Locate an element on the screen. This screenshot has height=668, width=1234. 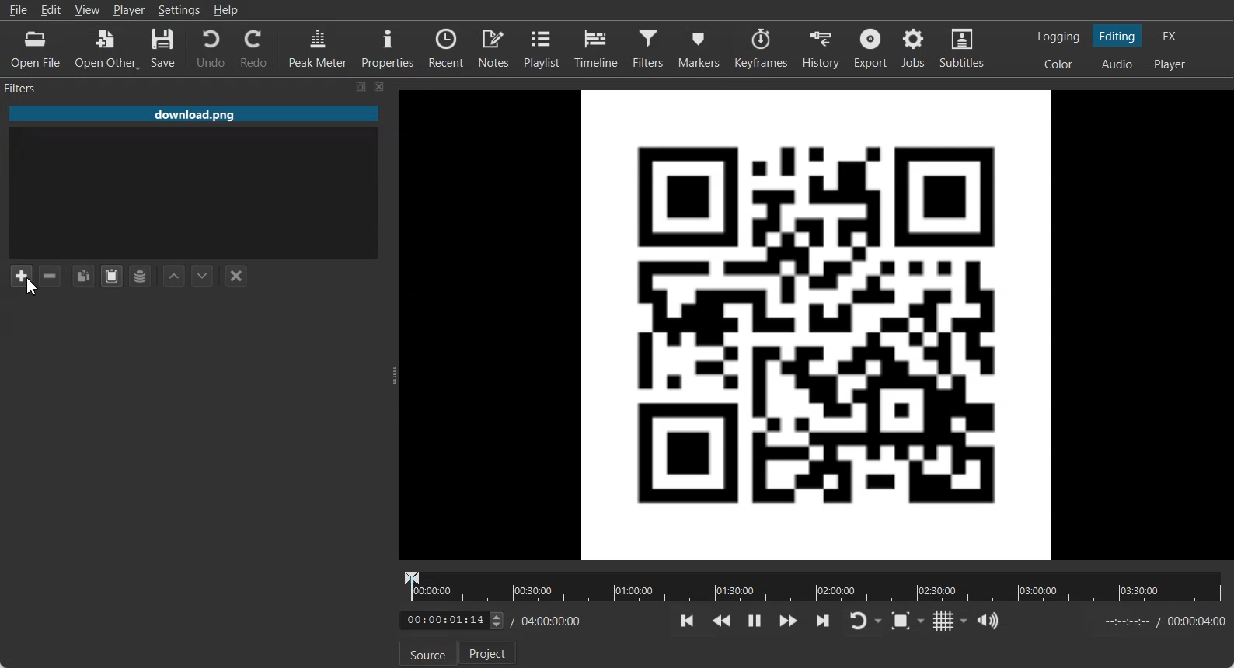
File is located at coordinates (18, 10).